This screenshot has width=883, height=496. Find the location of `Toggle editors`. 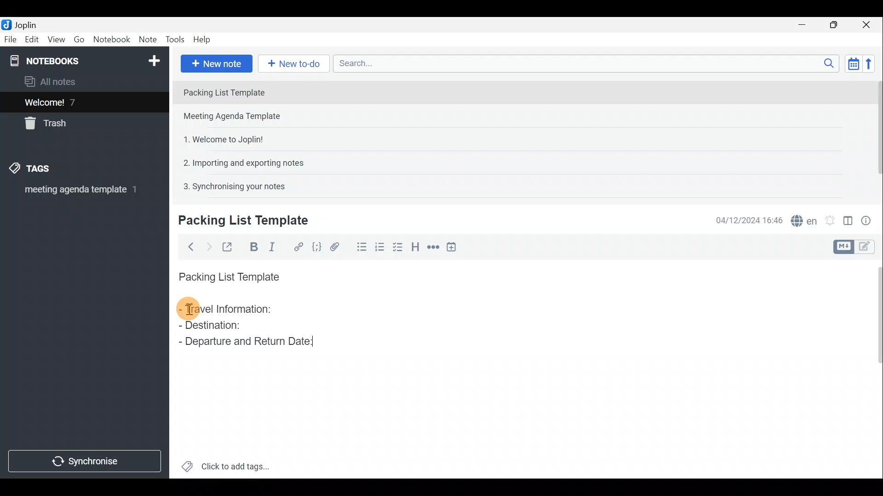

Toggle editors is located at coordinates (845, 246).